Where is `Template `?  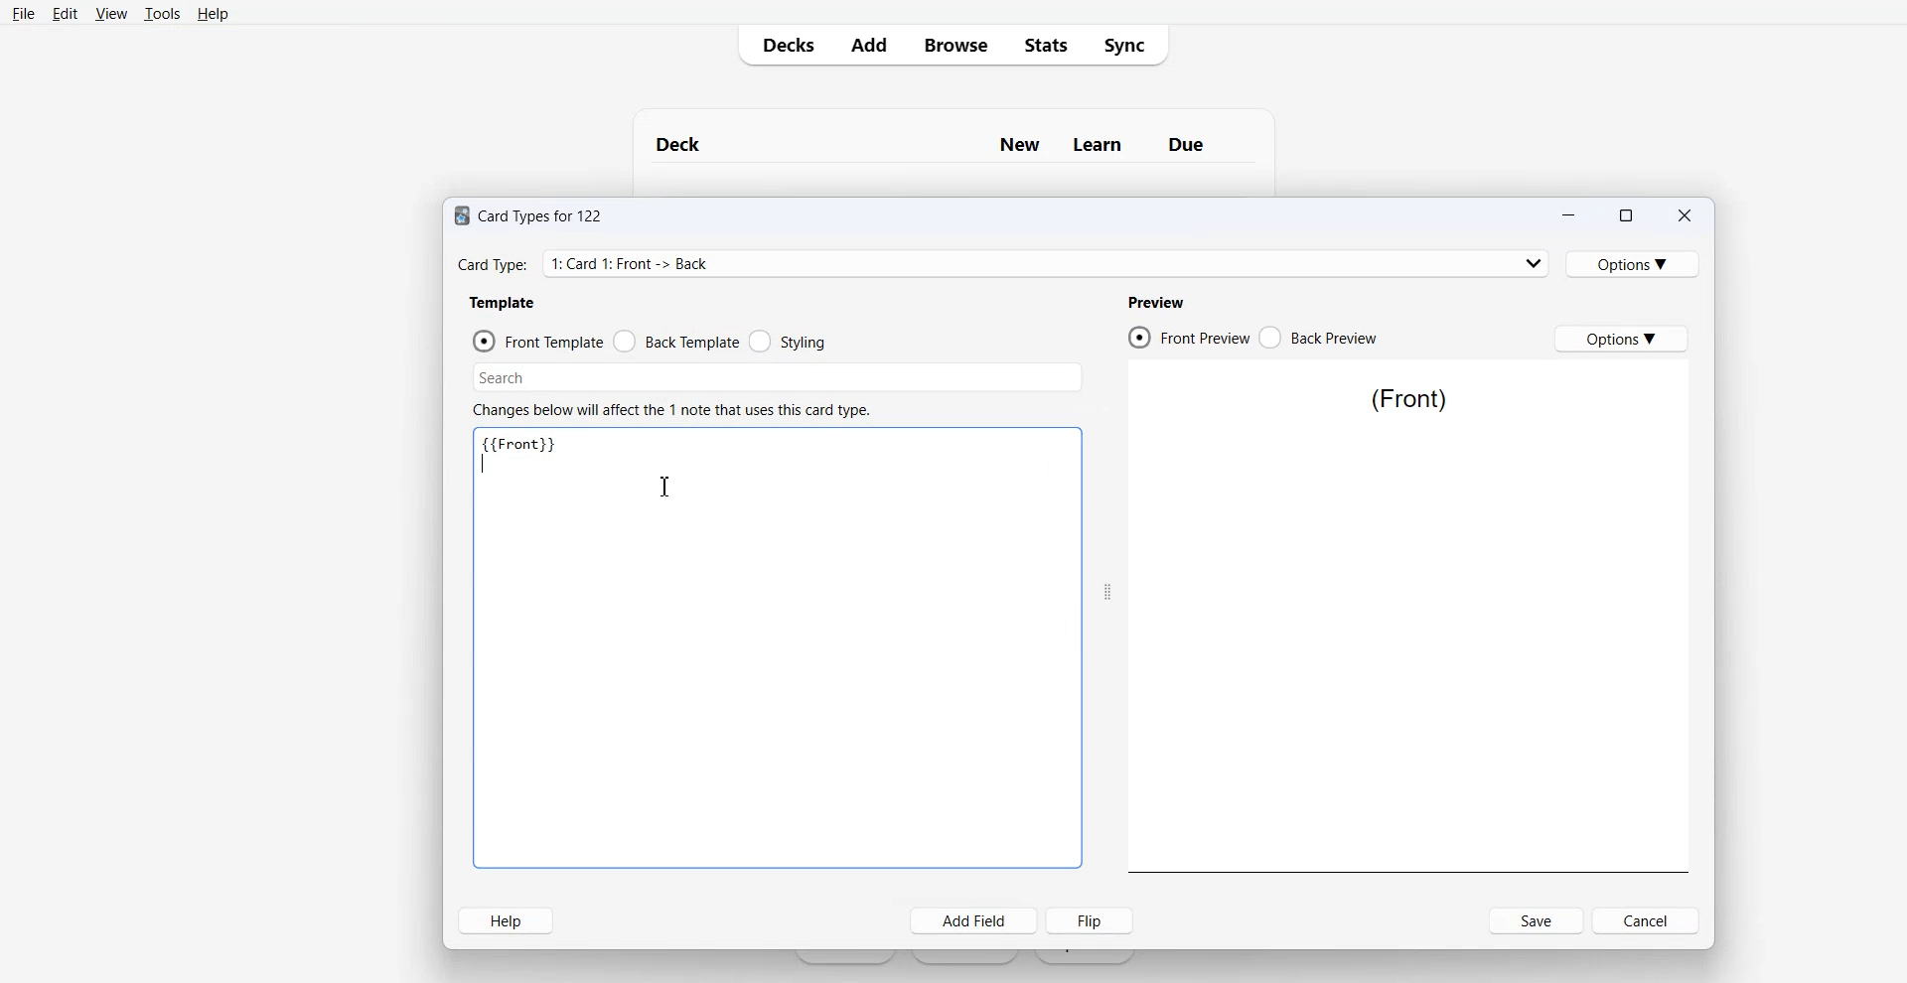
Template  is located at coordinates (505, 303).